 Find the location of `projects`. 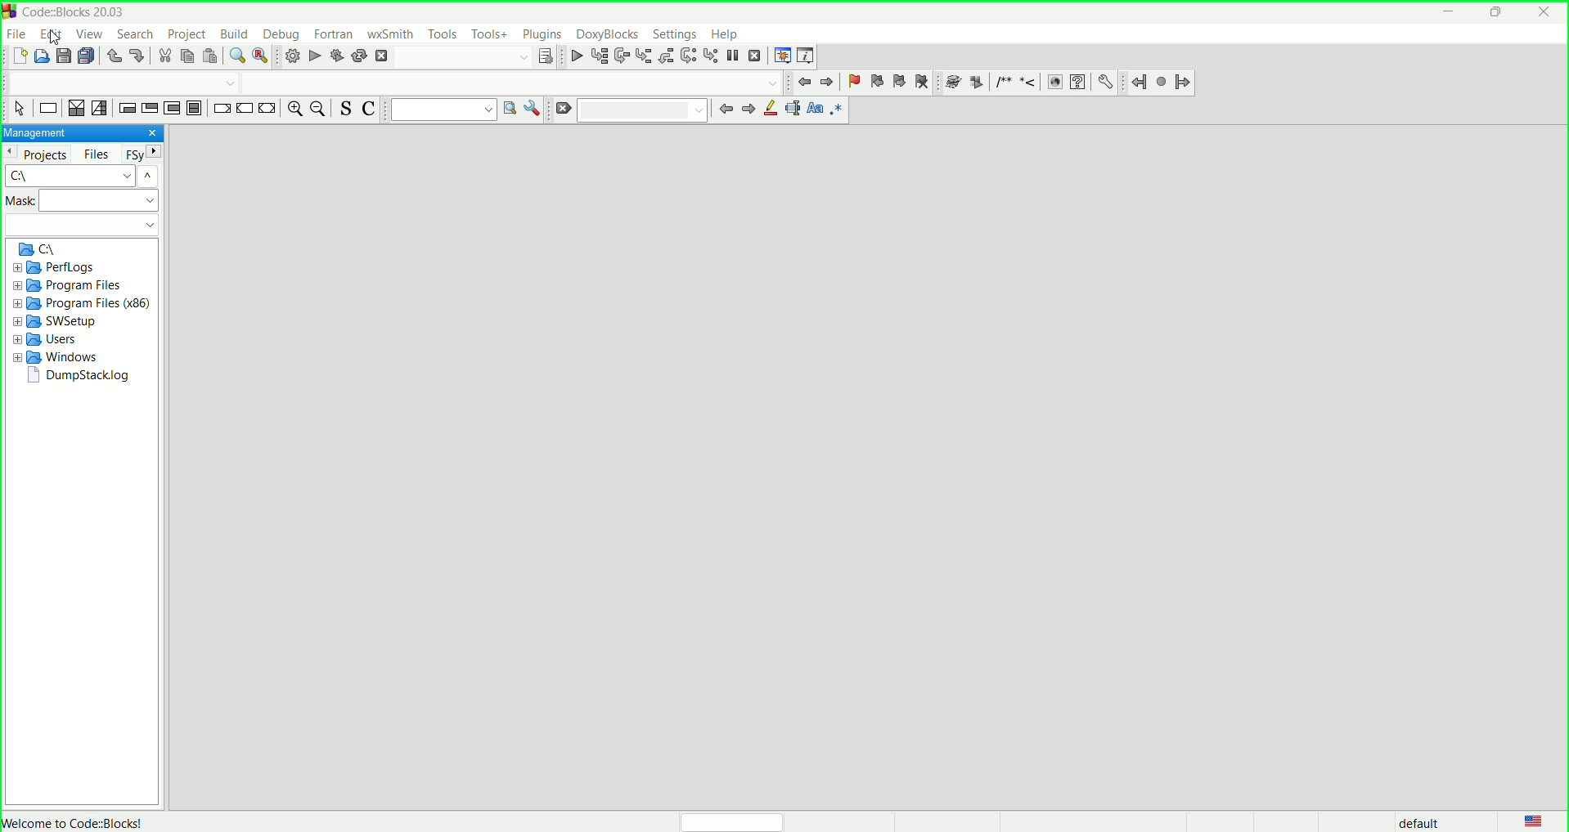

projects is located at coordinates (45, 154).